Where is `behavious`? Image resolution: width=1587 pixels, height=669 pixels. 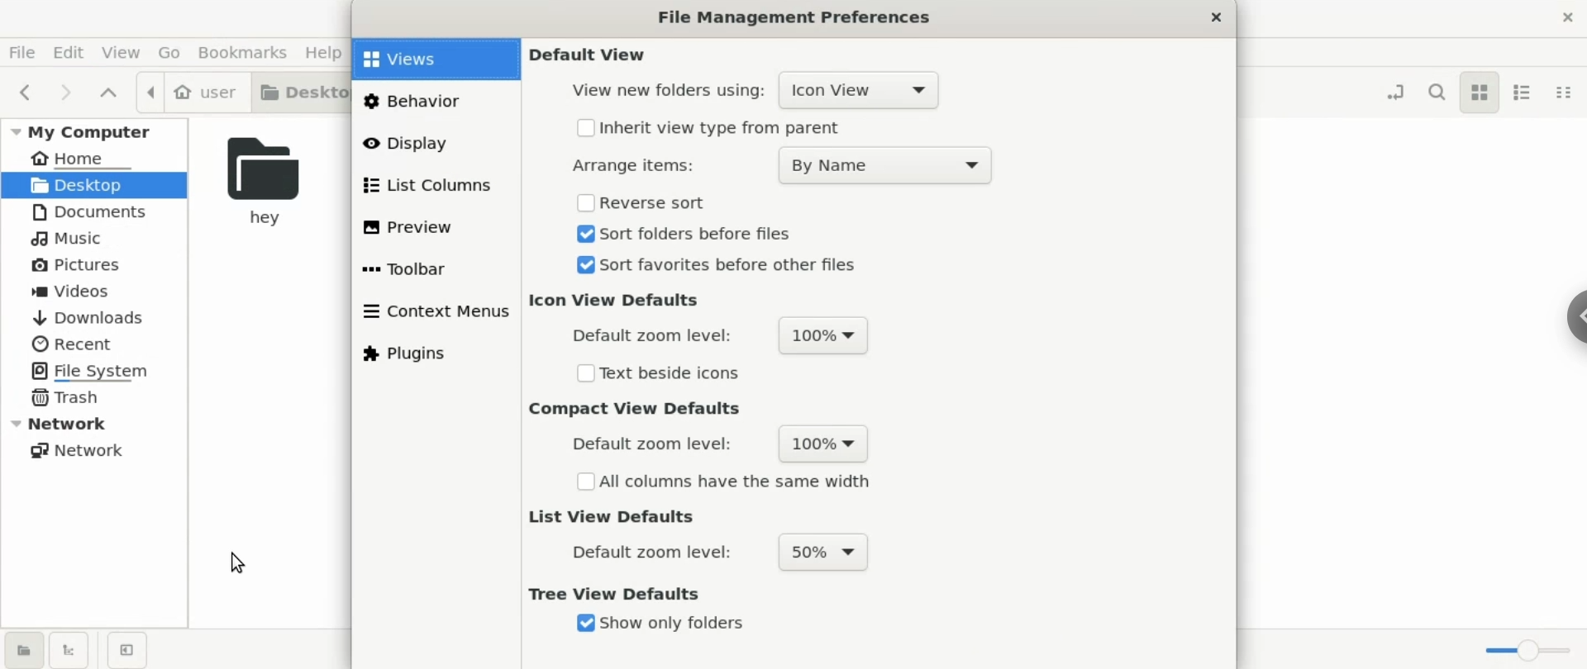 behavious is located at coordinates (431, 100).